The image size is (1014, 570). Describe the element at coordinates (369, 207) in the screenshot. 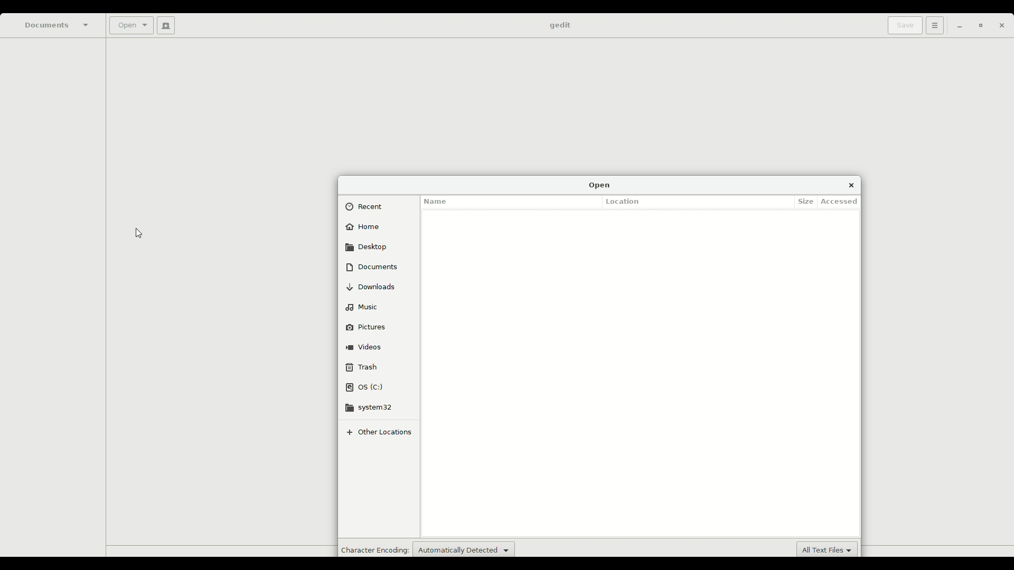

I see `Recent` at that location.